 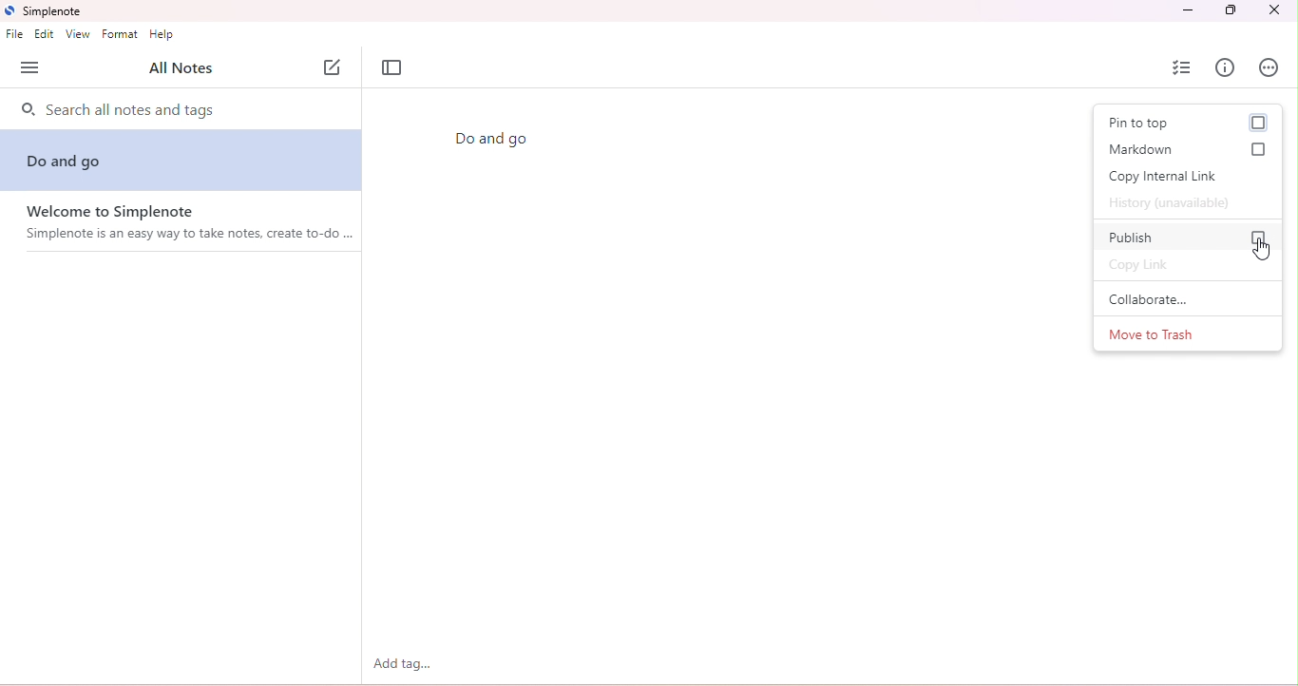 I want to click on minimize, so click(x=1186, y=10).